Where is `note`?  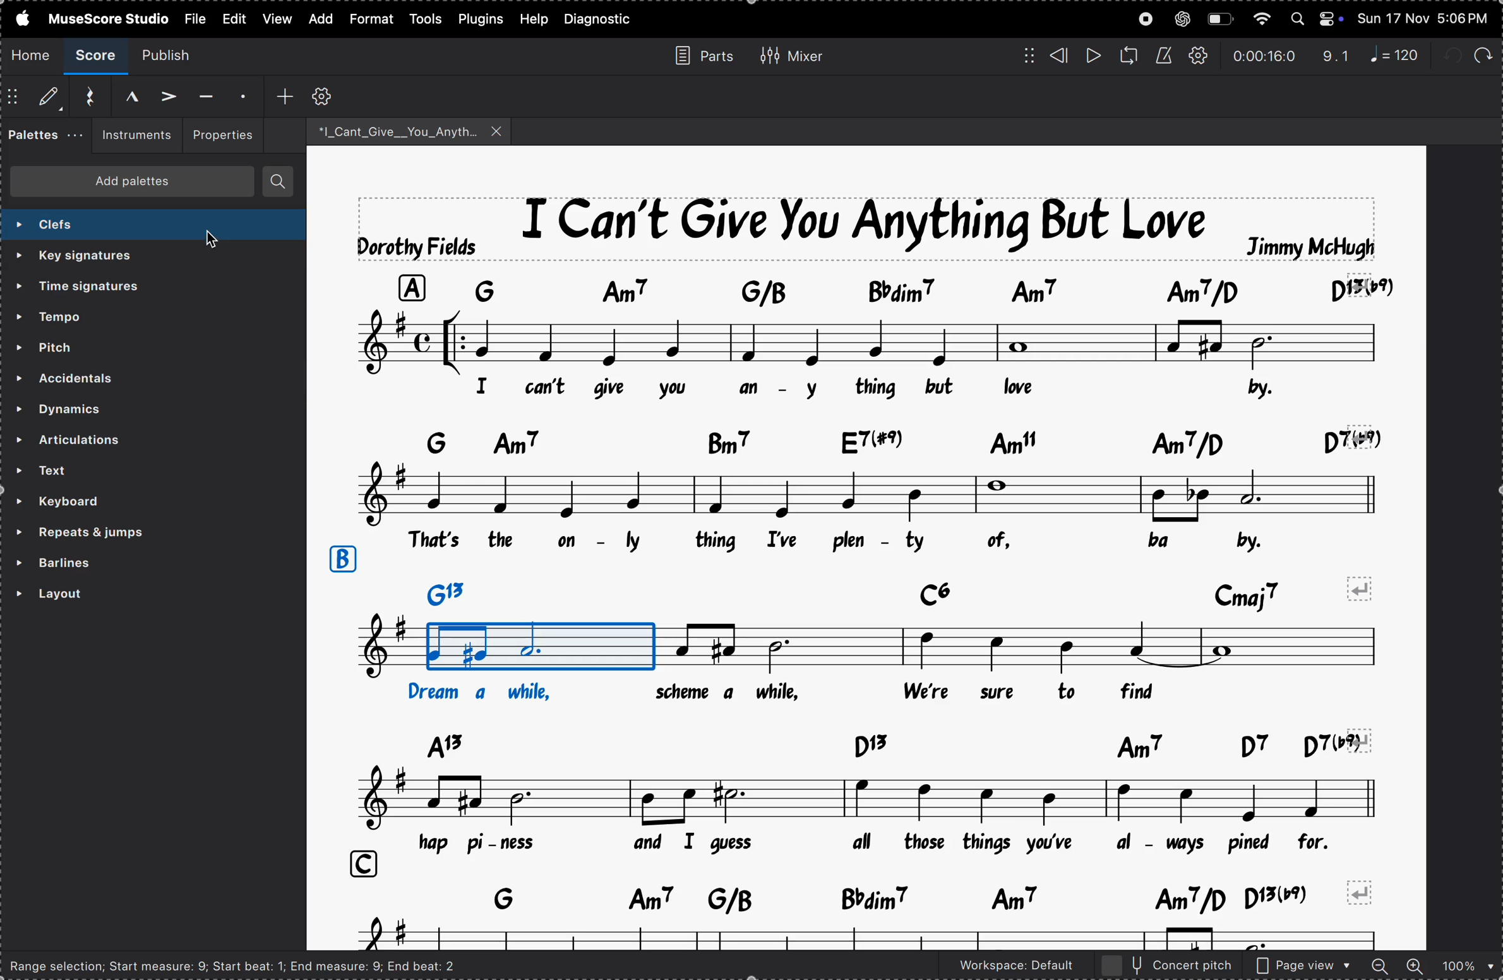
note is located at coordinates (1400, 54).